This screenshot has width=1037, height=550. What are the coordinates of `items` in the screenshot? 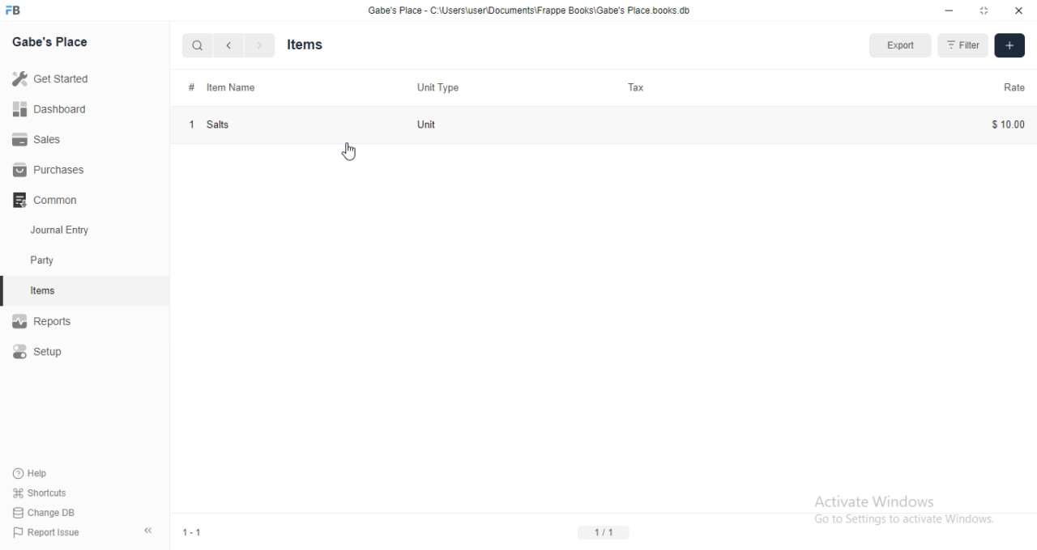 It's located at (44, 292).